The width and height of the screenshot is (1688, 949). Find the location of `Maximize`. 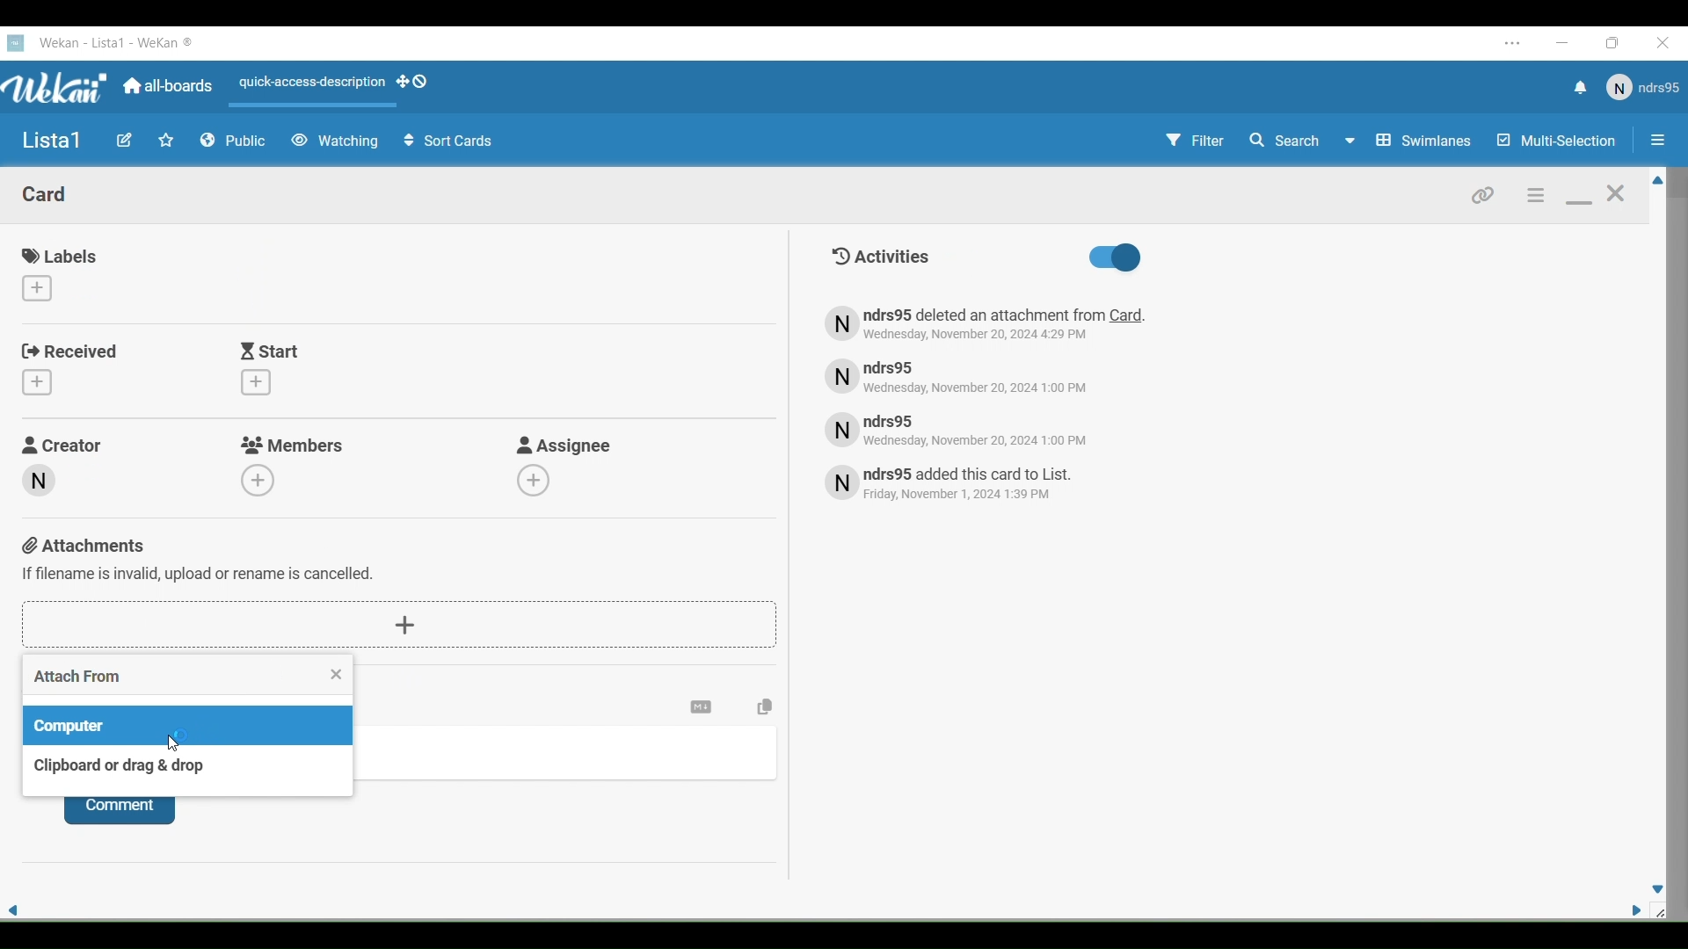

Maximize is located at coordinates (1618, 44).